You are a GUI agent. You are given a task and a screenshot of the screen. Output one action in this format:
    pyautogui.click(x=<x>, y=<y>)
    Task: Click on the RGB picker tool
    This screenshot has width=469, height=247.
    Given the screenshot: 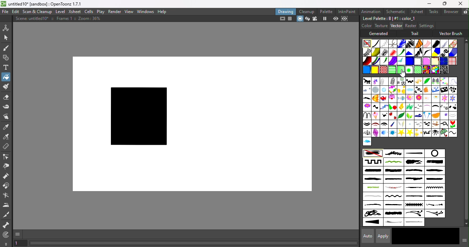 What is the action you would take?
    pyautogui.click(x=6, y=137)
    